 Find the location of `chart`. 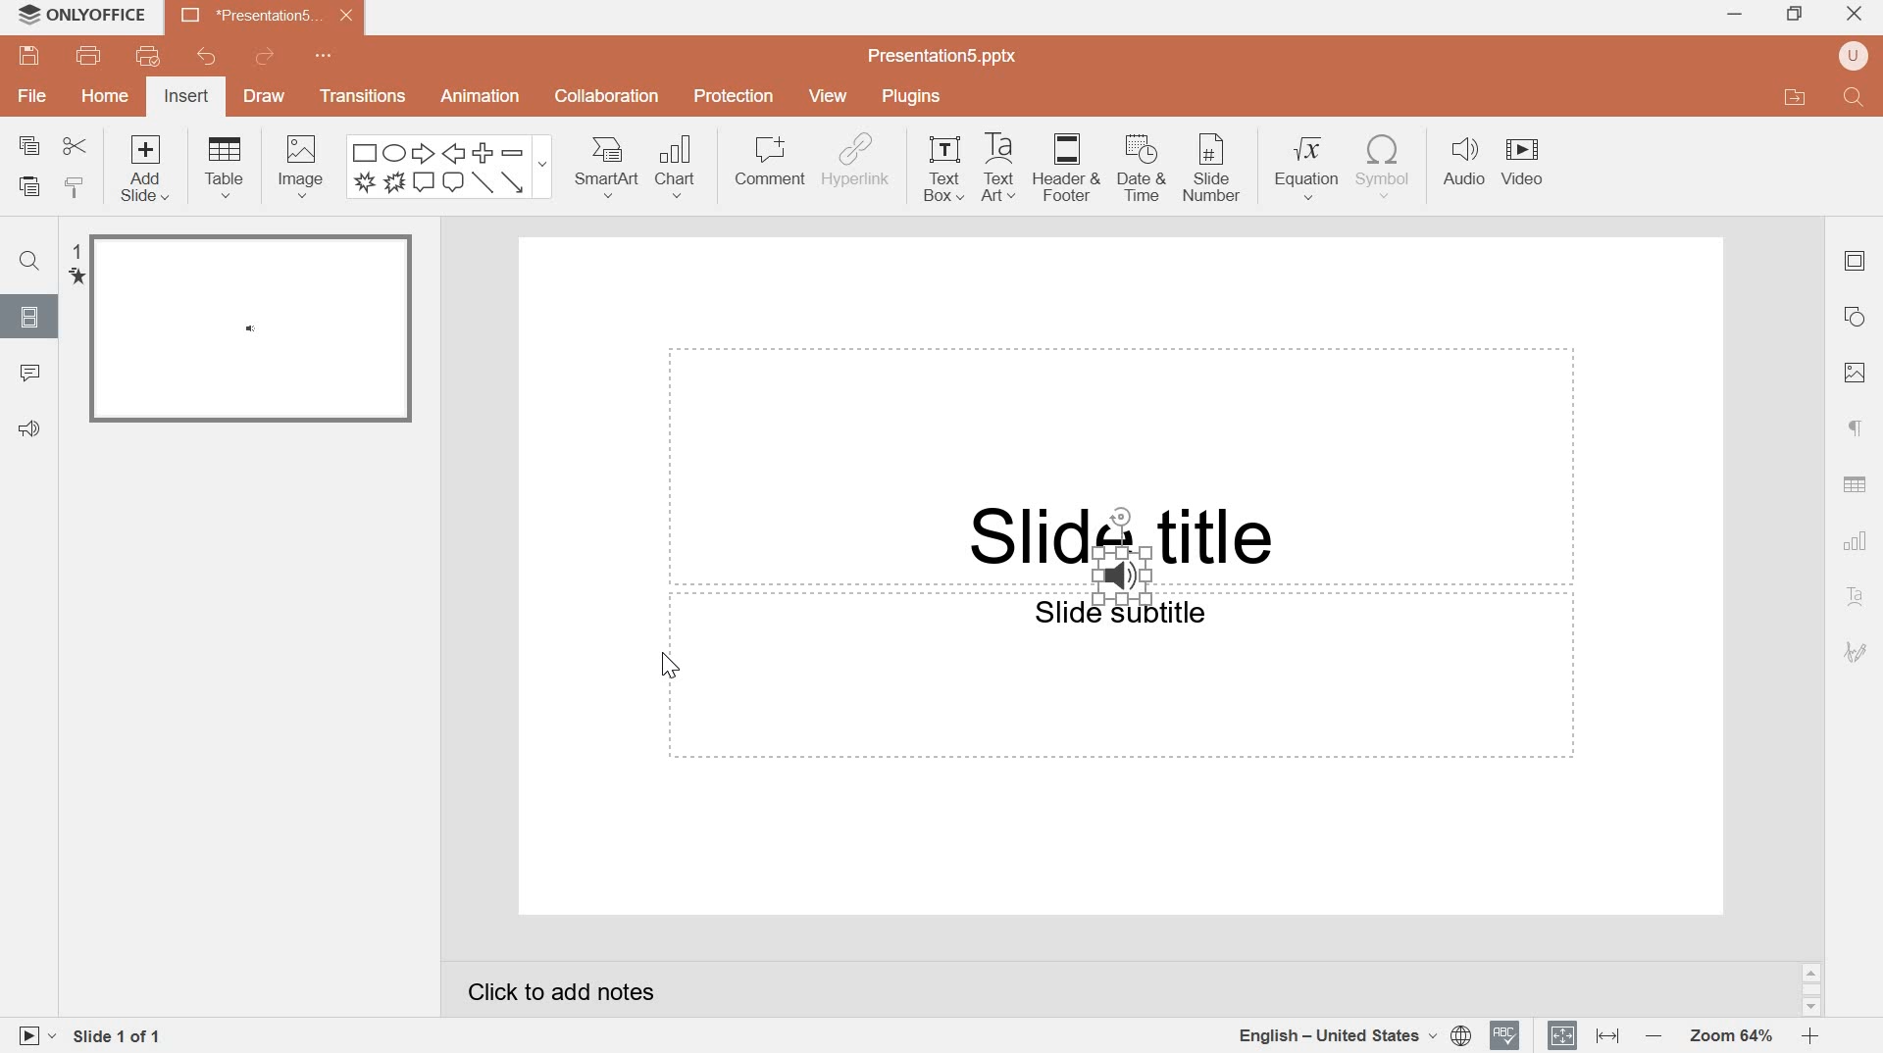

chart is located at coordinates (1858, 541).